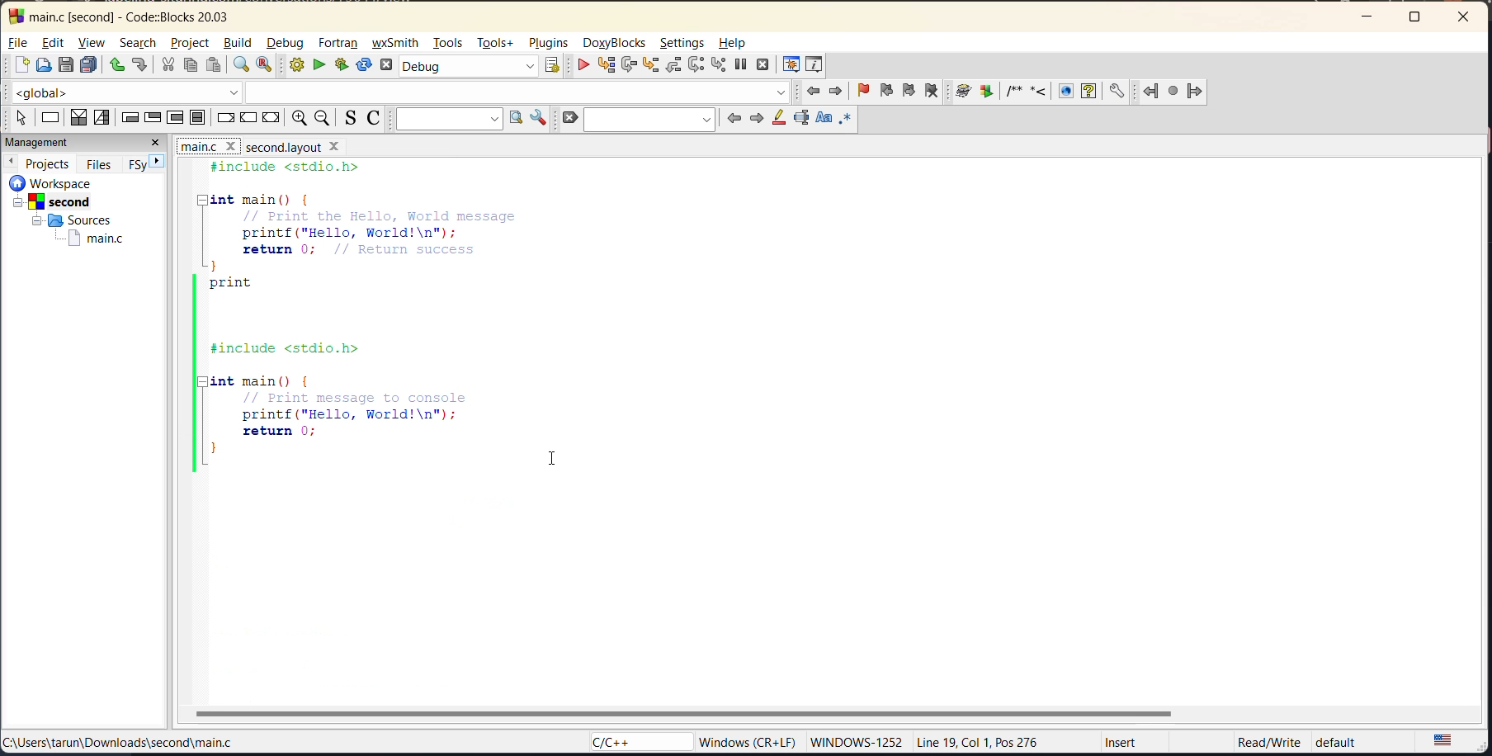  I want to click on file name, so click(294, 148).